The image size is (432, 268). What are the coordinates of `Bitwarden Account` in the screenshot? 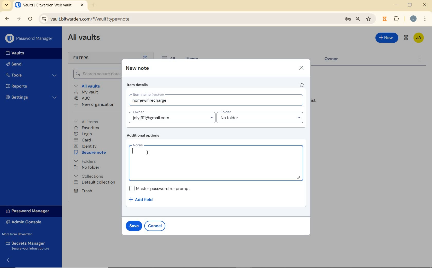 It's located at (419, 38).